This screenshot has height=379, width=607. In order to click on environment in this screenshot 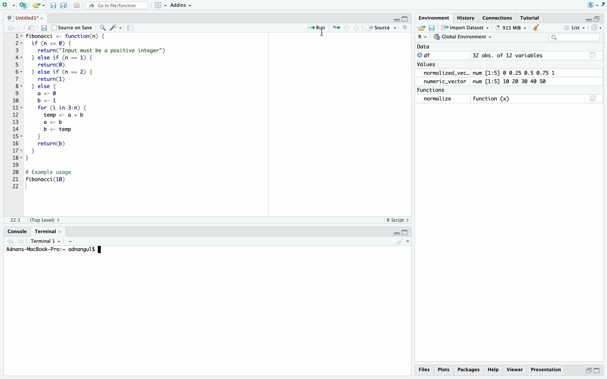, I will do `click(433, 18)`.